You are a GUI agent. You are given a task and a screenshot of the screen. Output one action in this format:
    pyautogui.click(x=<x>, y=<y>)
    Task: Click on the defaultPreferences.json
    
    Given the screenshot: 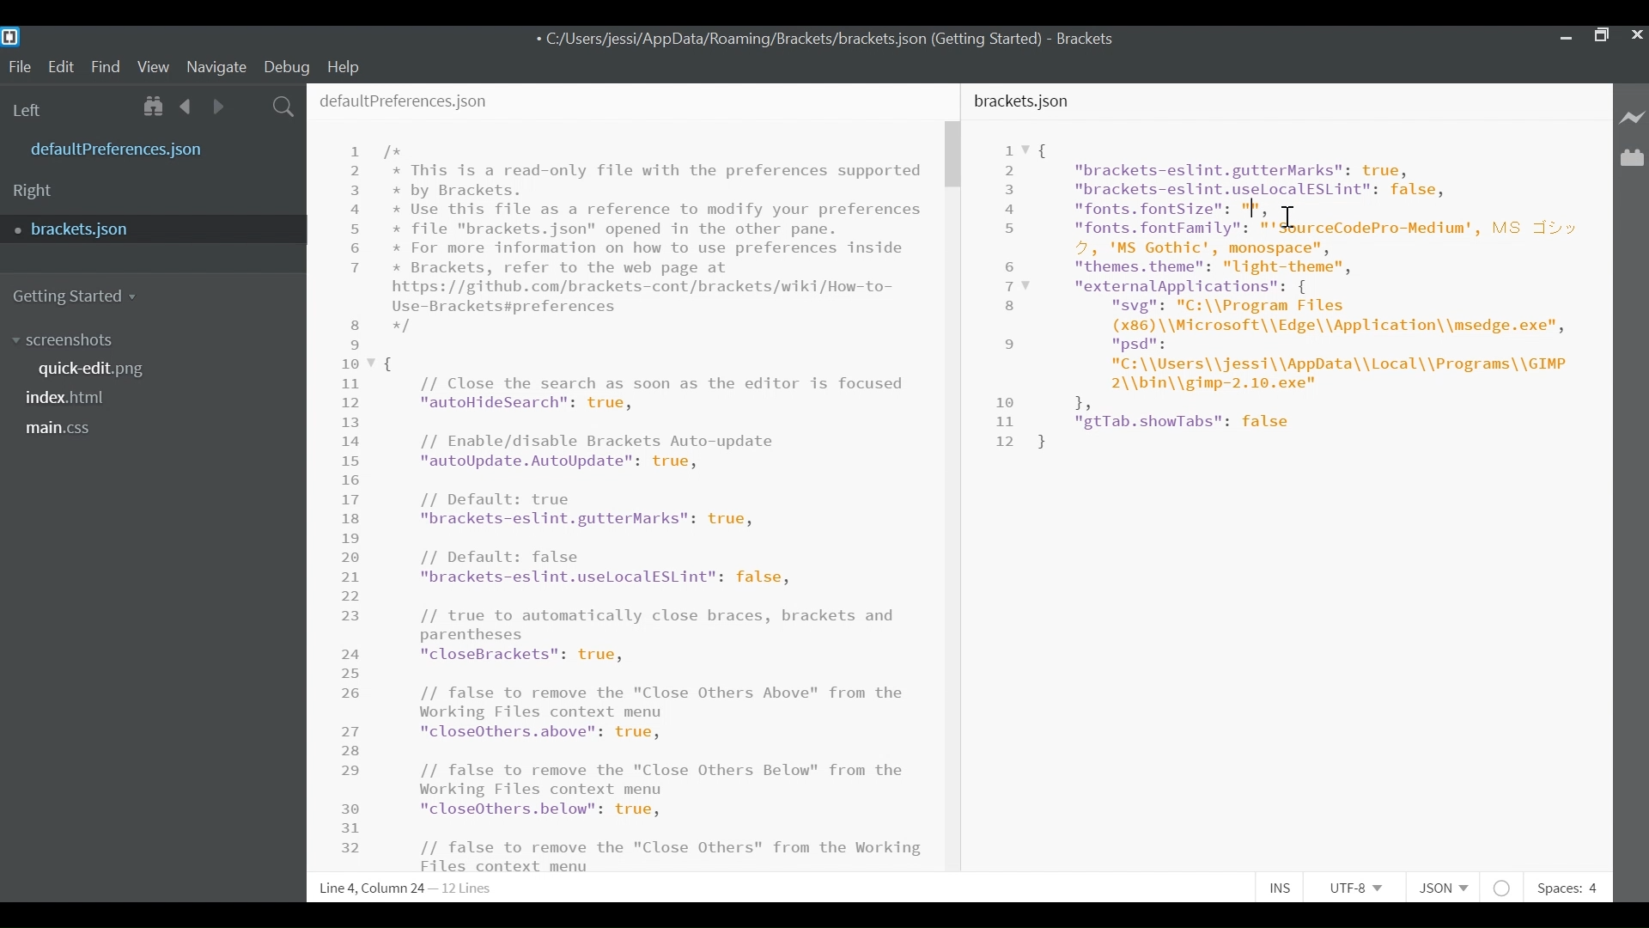 What is the action you would take?
    pyautogui.click(x=154, y=150)
    